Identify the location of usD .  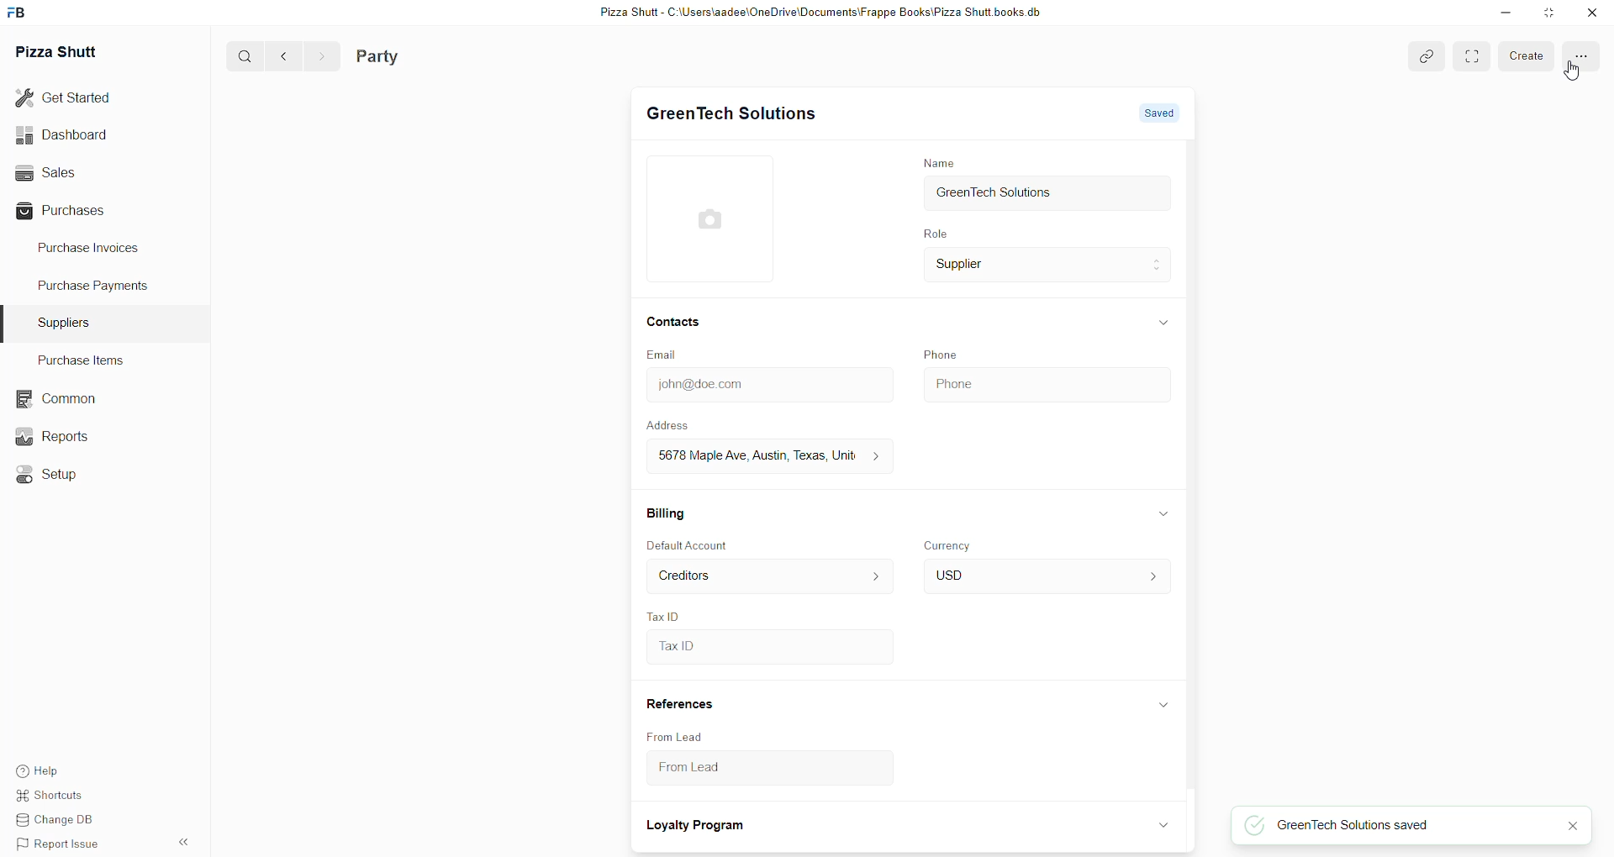
(1044, 577).